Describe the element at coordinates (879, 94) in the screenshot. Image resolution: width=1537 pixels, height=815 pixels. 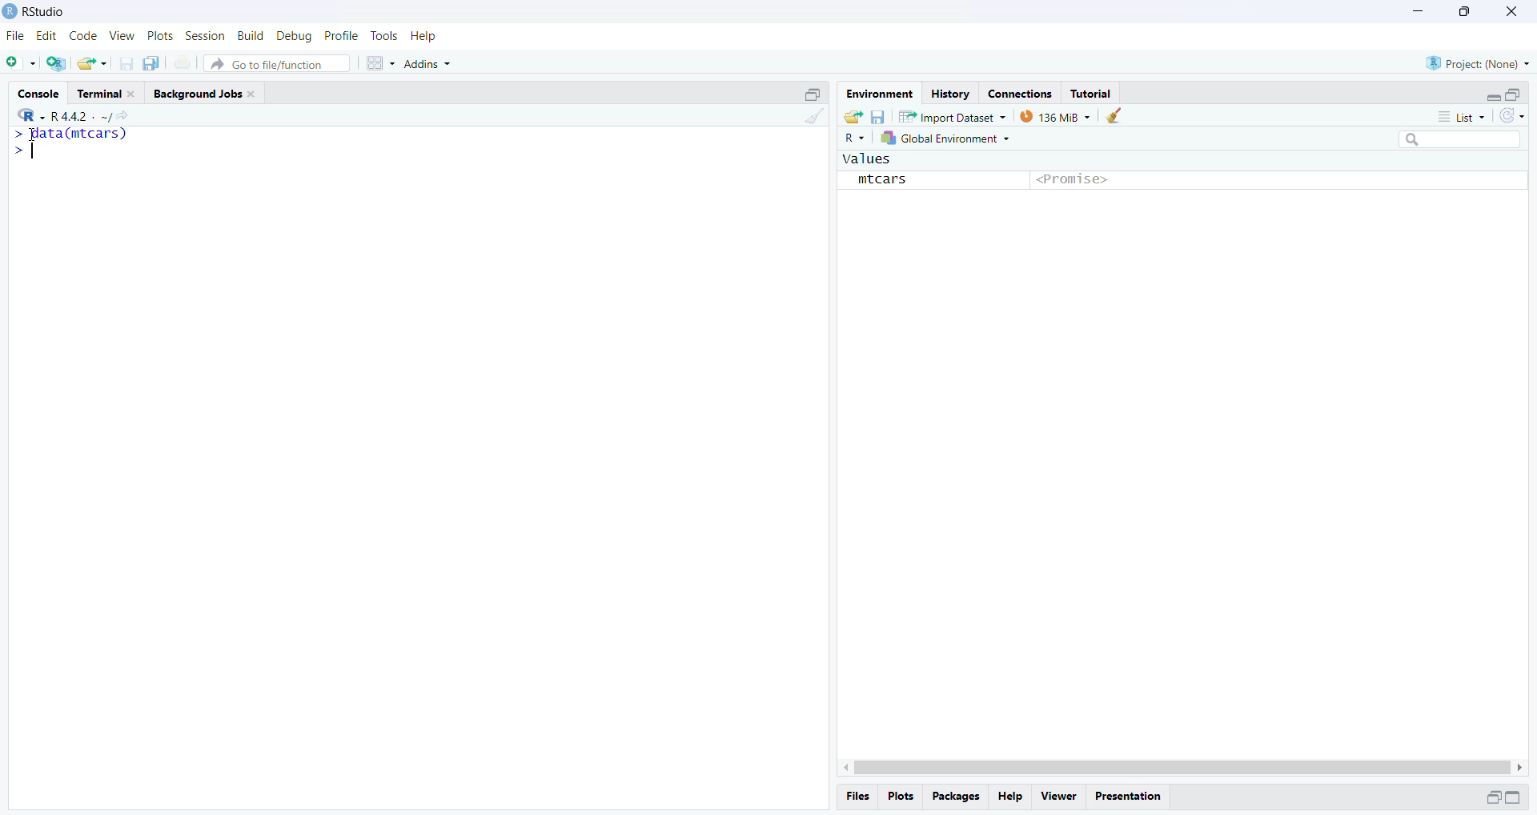
I see `Environment` at that location.